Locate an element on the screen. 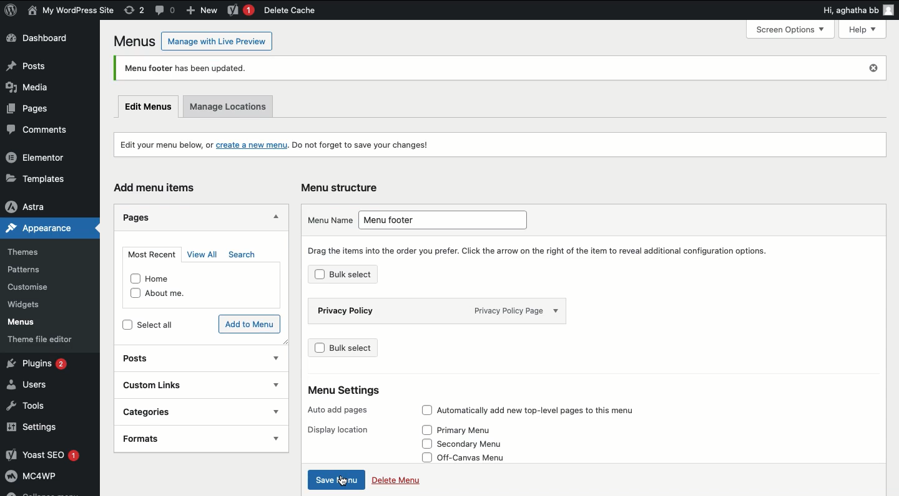 The height and width of the screenshot is (496, 899). Posts is located at coordinates (46, 67).